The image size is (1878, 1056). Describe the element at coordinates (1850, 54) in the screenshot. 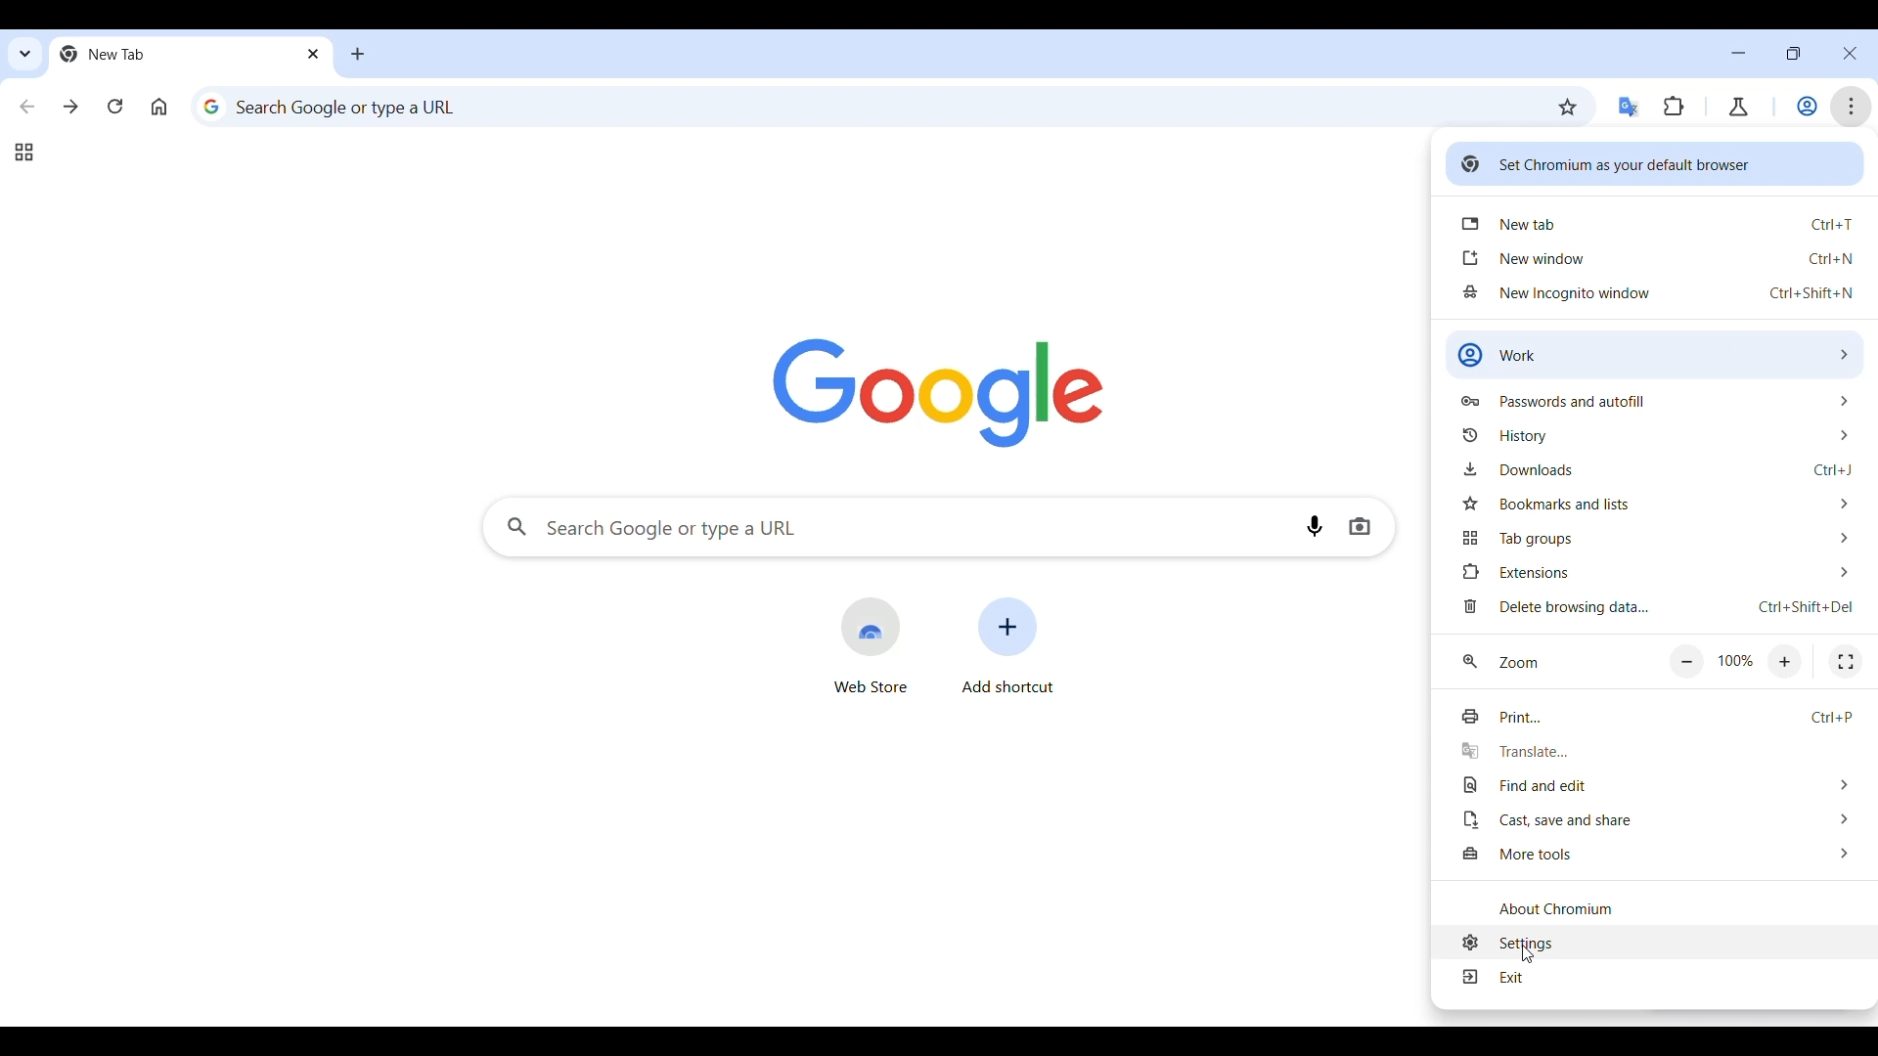

I see `Close interface` at that location.